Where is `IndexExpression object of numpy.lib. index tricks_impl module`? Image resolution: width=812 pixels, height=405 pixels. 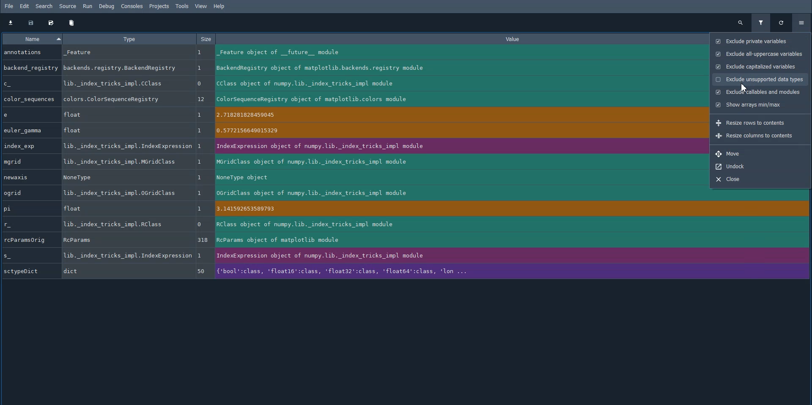 IndexExpression object of numpy.lib. index tricks_impl module is located at coordinates (458, 256).